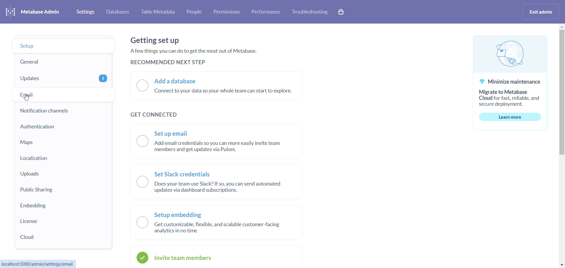 Image resolution: width=565 pixels, height=268 pixels. I want to click on ~ Set up email
O Add email credentials so you can more easily invite team
members and get updates via Pulses., so click(217, 143).